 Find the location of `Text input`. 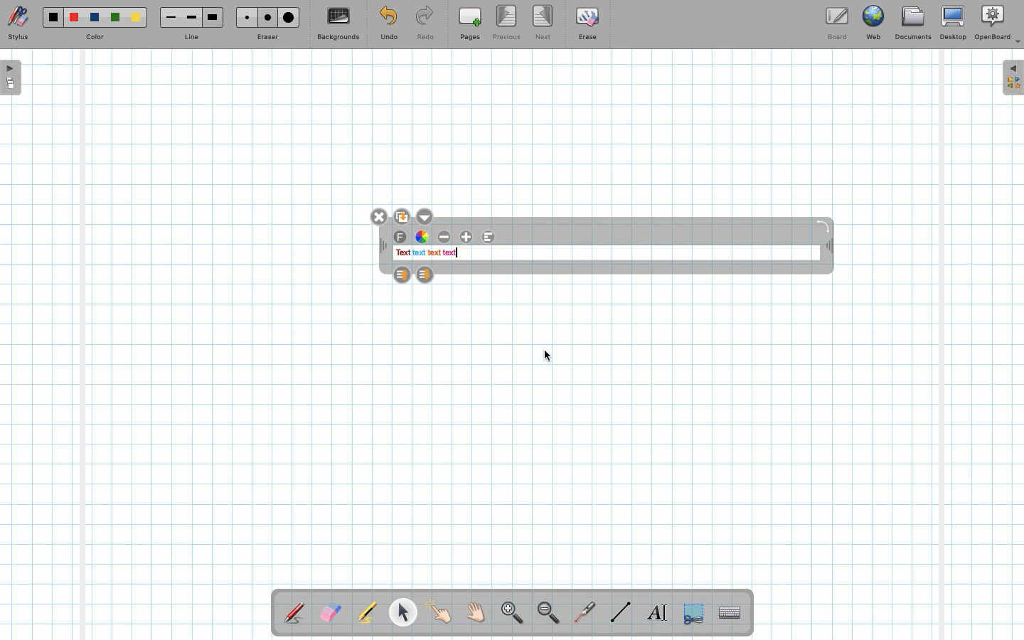

Text input is located at coordinates (730, 609).